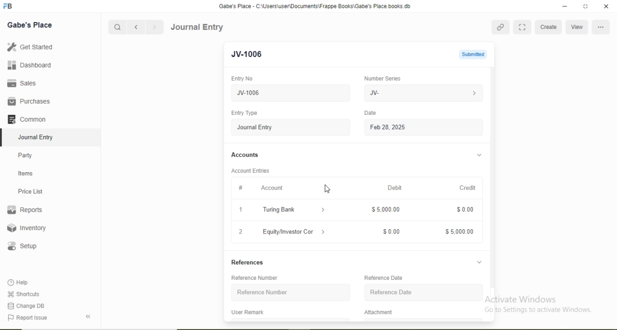 The width and height of the screenshot is (617, 330). I want to click on Help, so click(19, 282).